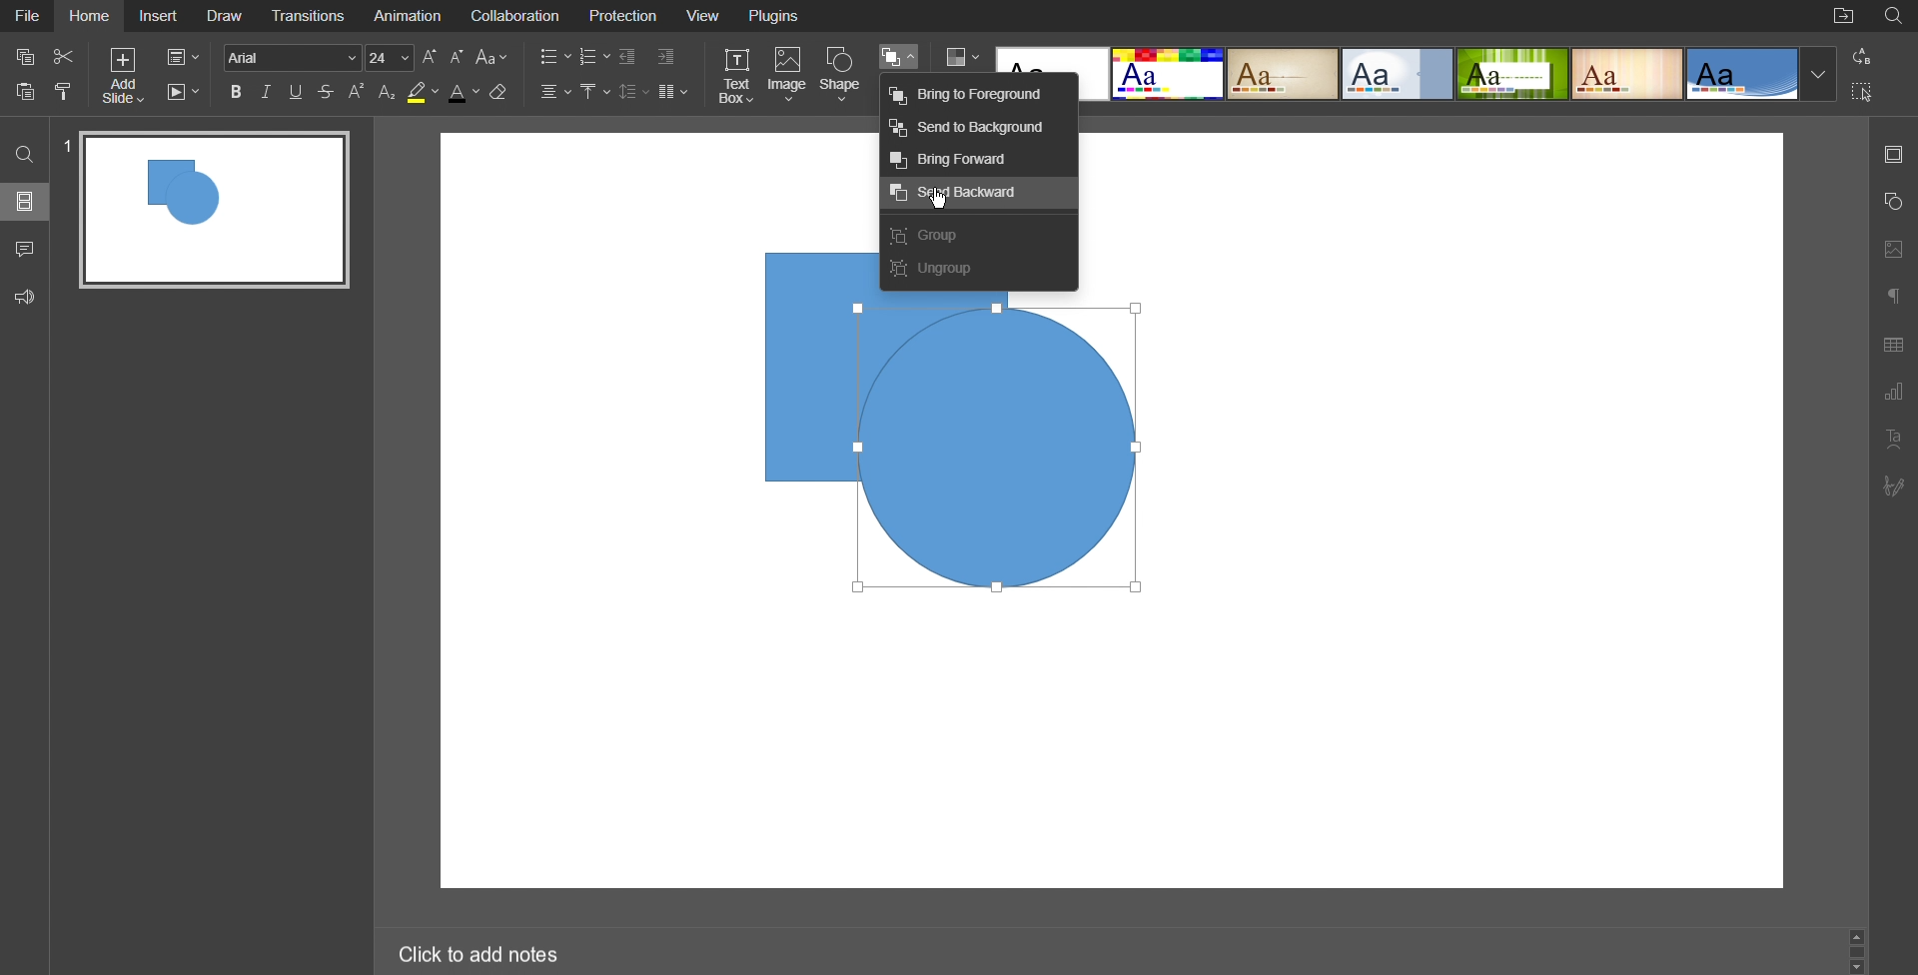  I want to click on Numbered List, so click(594, 56).